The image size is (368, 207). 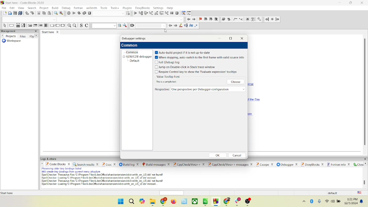 I want to click on debug, so click(x=134, y=13).